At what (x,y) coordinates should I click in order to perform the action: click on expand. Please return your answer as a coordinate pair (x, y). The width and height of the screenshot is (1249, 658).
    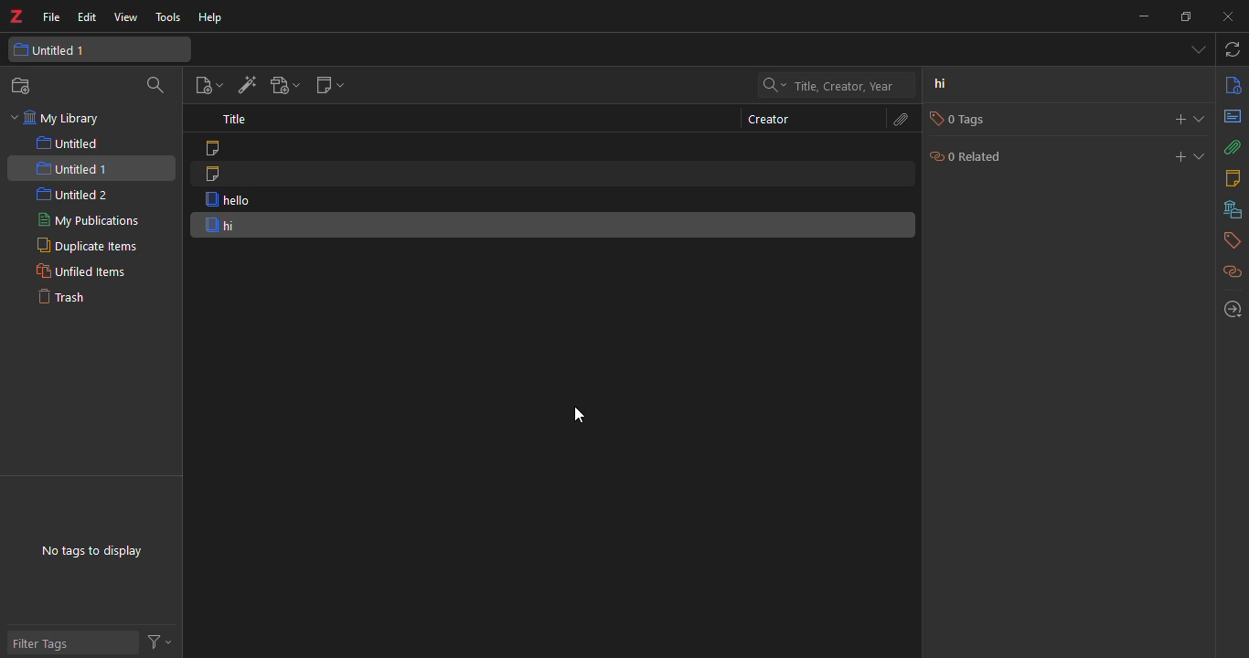
    Looking at the image, I should click on (1201, 119).